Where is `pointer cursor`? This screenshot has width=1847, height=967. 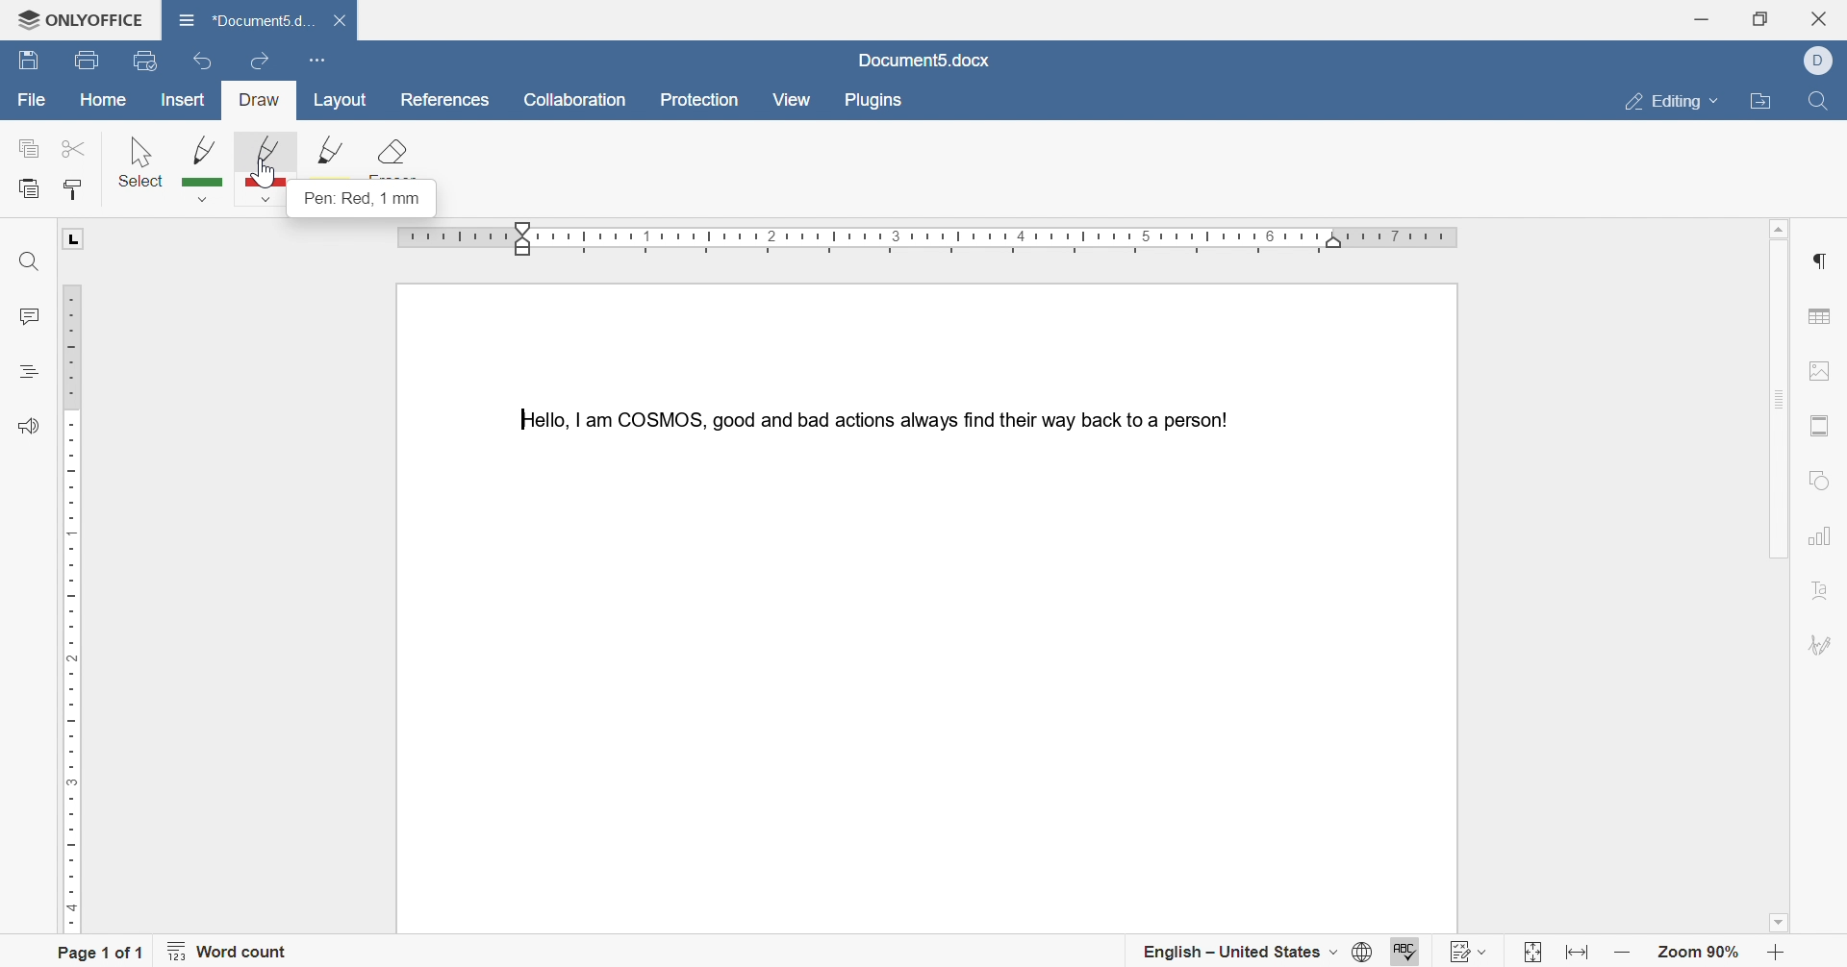 pointer cursor is located at coordinates (264, 183).